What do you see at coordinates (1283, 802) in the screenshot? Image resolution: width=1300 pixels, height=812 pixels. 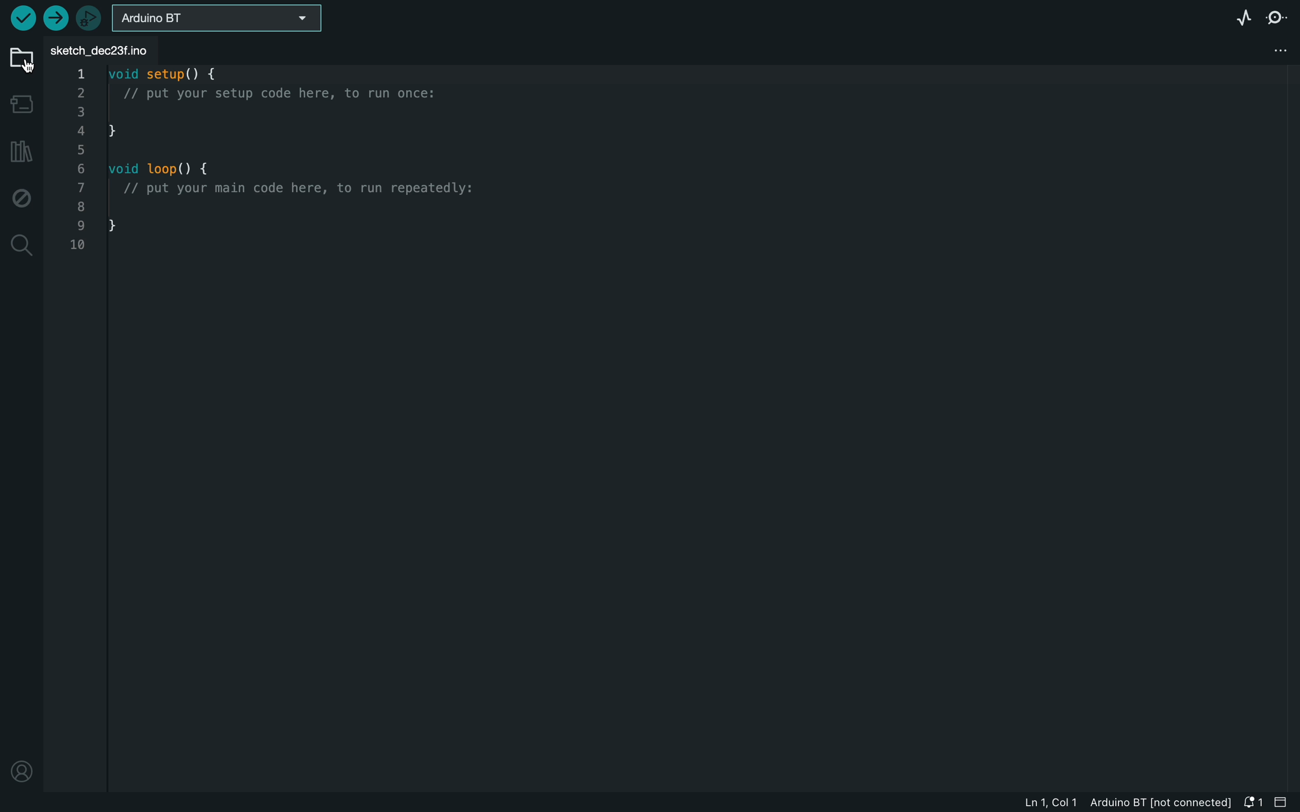 I see `close slide bar` at bounding box center [1283, 802].